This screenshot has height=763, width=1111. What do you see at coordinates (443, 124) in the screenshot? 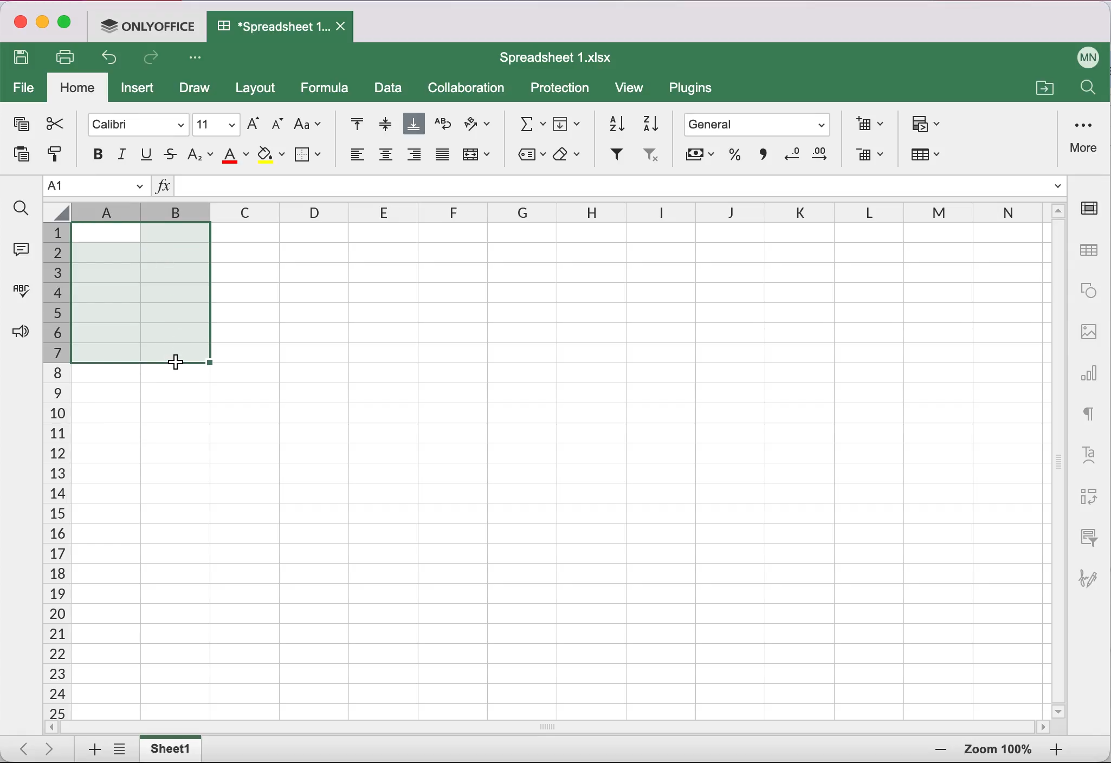
I see `wrap text` at bounding box center [443, 124].